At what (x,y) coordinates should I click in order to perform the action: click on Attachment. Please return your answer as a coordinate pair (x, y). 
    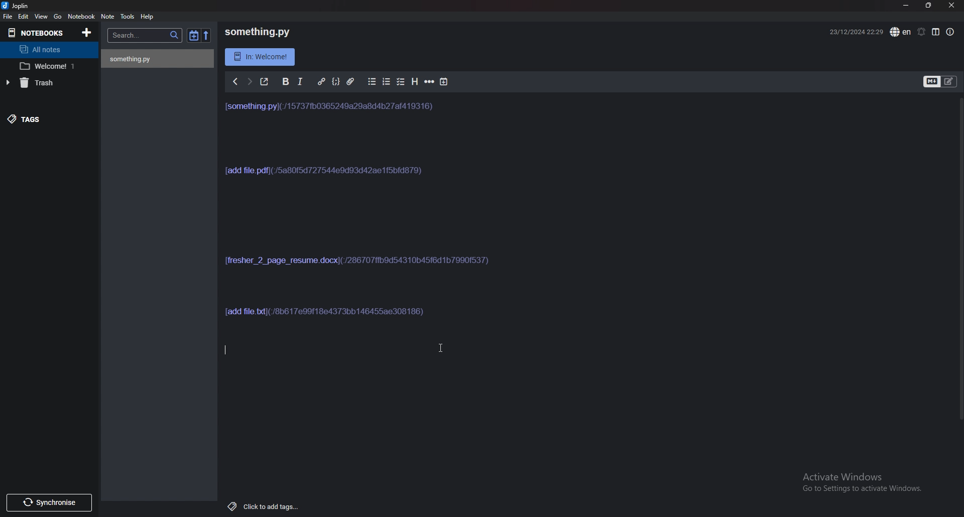
    Looking at the image, I should click on (352, 82).